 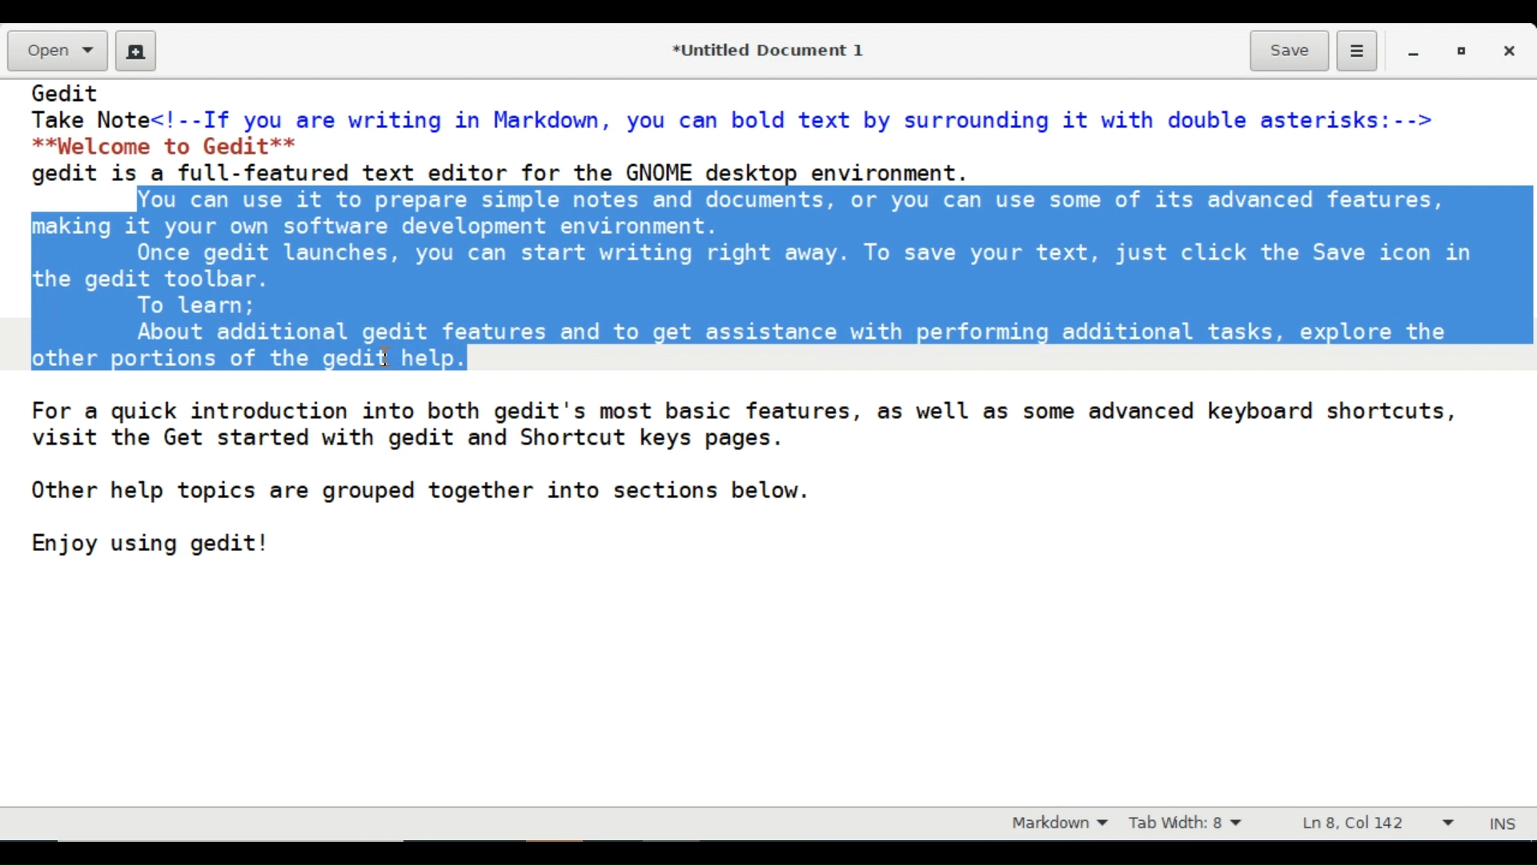 What do you see at coordinates (1055, 824) in the screenshot?
I see `Markdown` at bounding box center [1055, 824].